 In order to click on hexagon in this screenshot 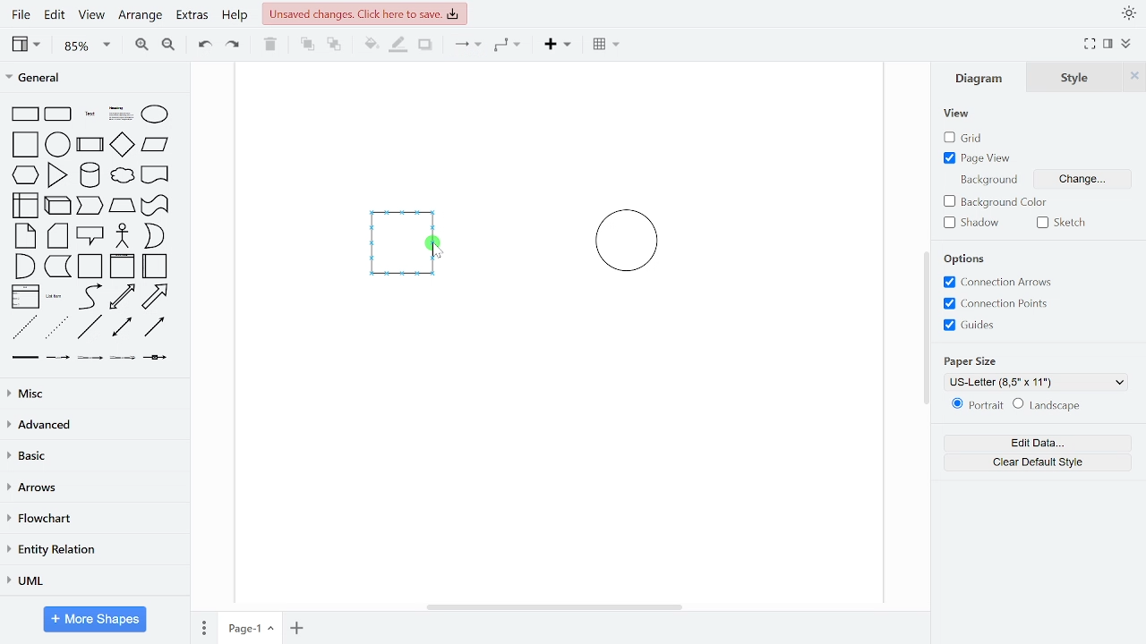, I will do `click(29, 176)`.